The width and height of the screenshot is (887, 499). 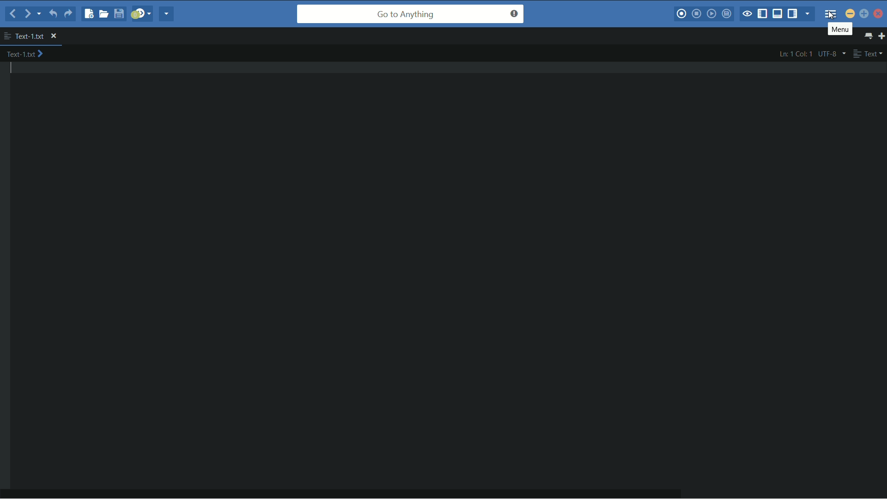 I want to click on minimize, so click(x=851, y=14).